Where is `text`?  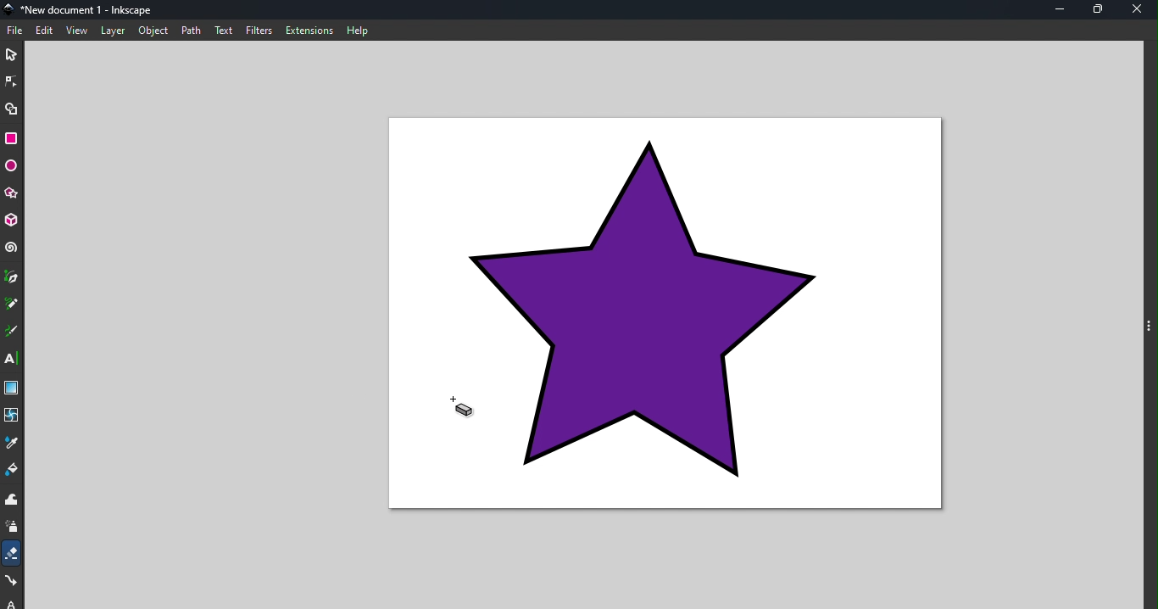 text is located at coordinates (225, 30).